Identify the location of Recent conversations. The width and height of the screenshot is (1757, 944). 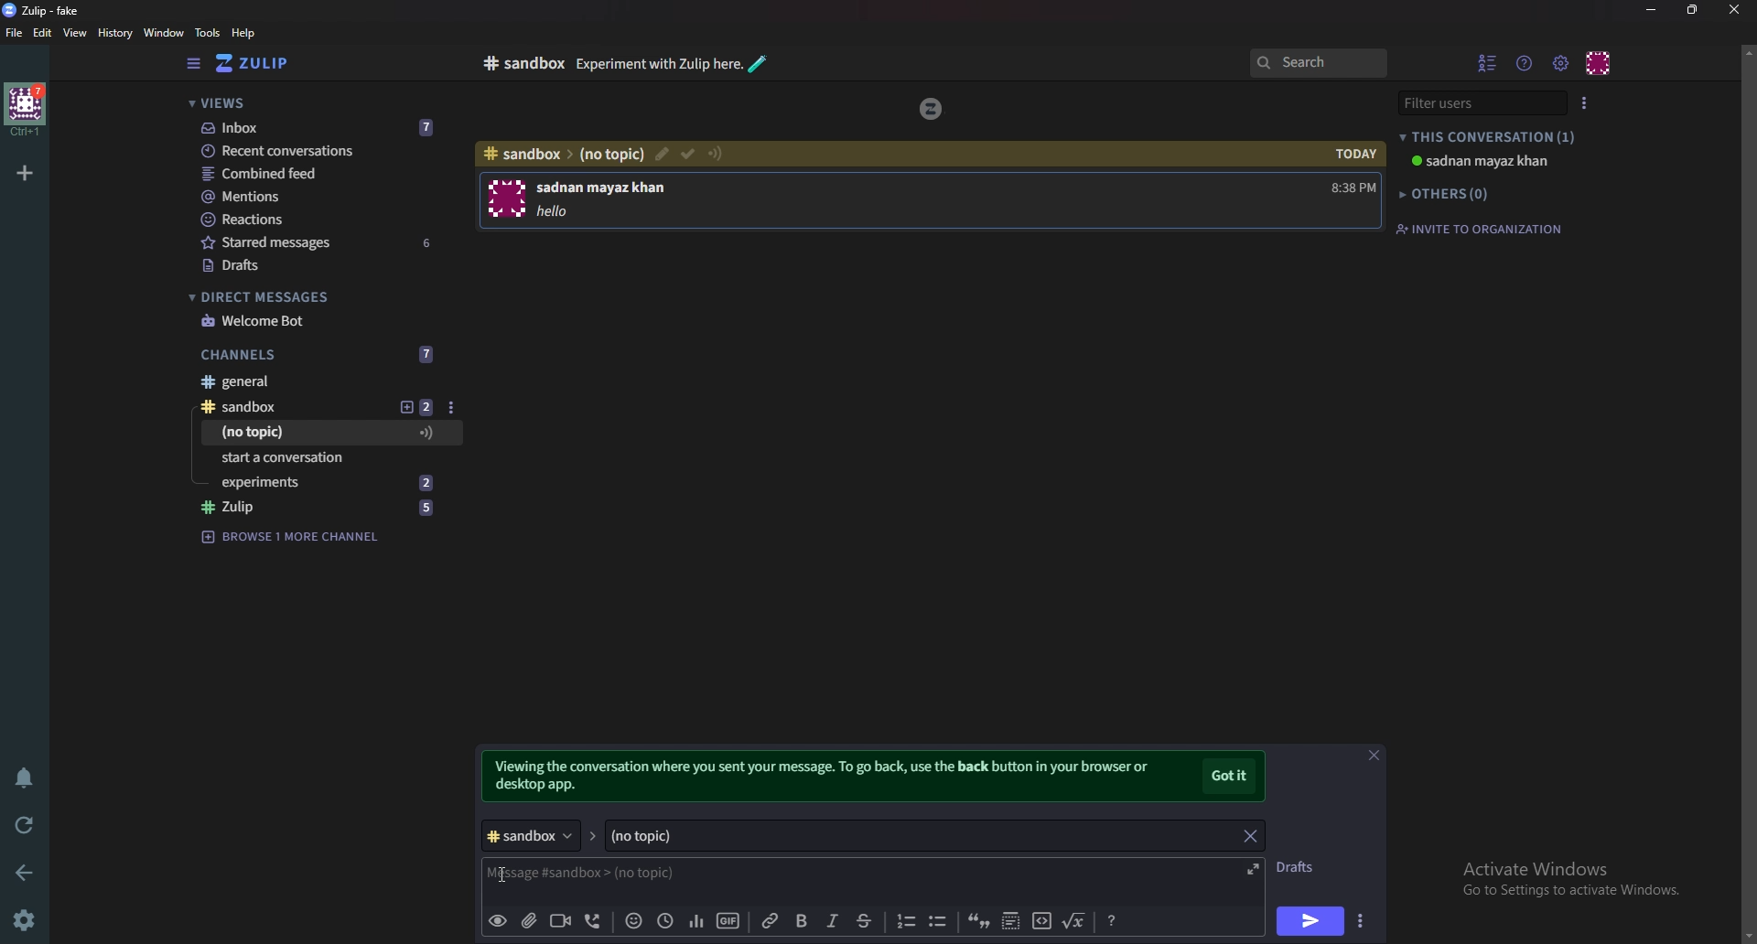
(315, 149).